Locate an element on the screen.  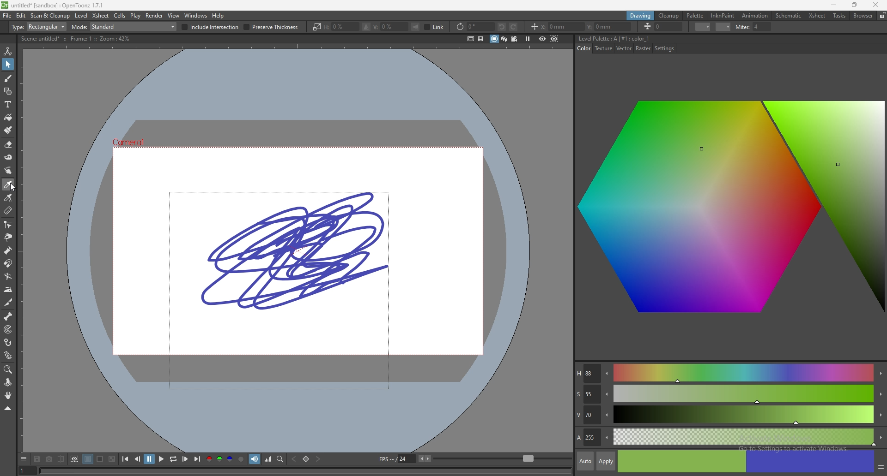
tasks is located at coordinates (839, 16).